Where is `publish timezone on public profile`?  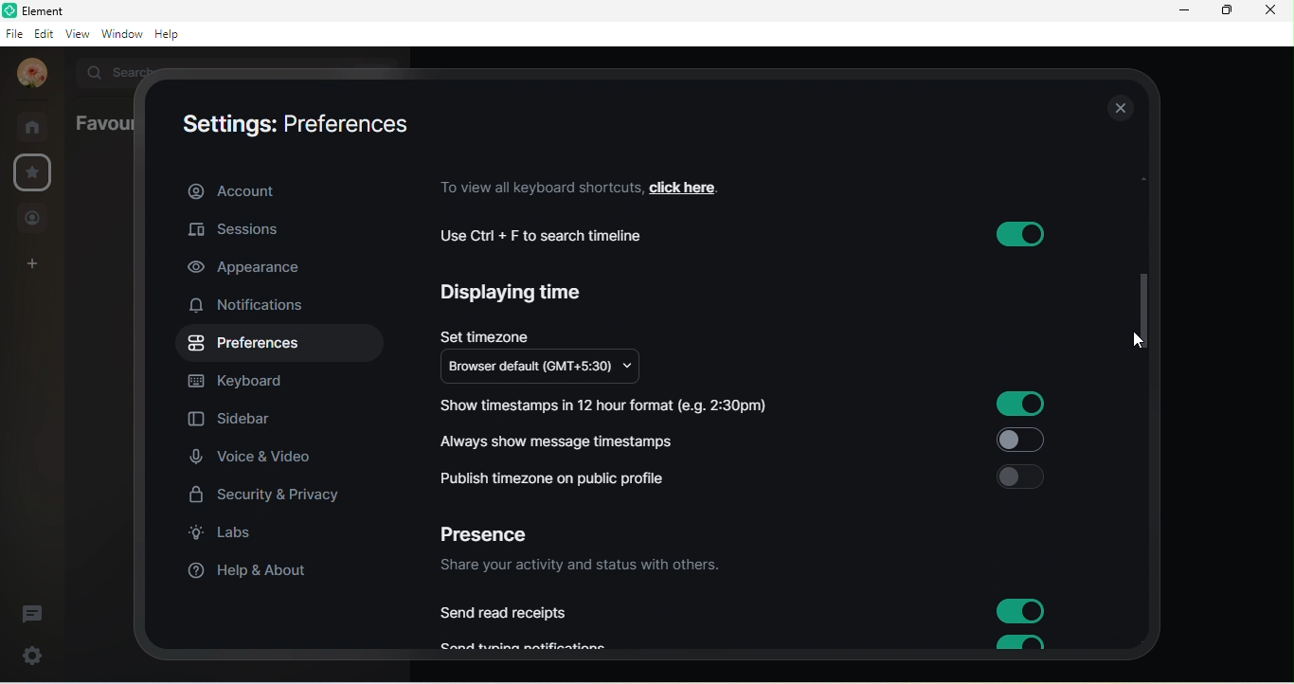 publish timezone on public profile is located at coordinates (561, 478).